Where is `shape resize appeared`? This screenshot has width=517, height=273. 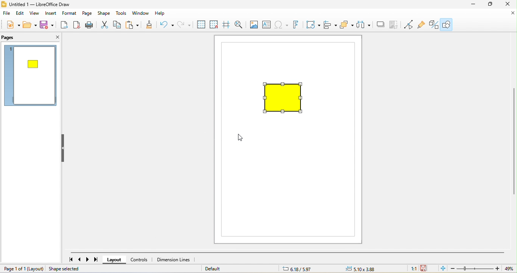 shape resize appeared is located at coordinates (31, 63).